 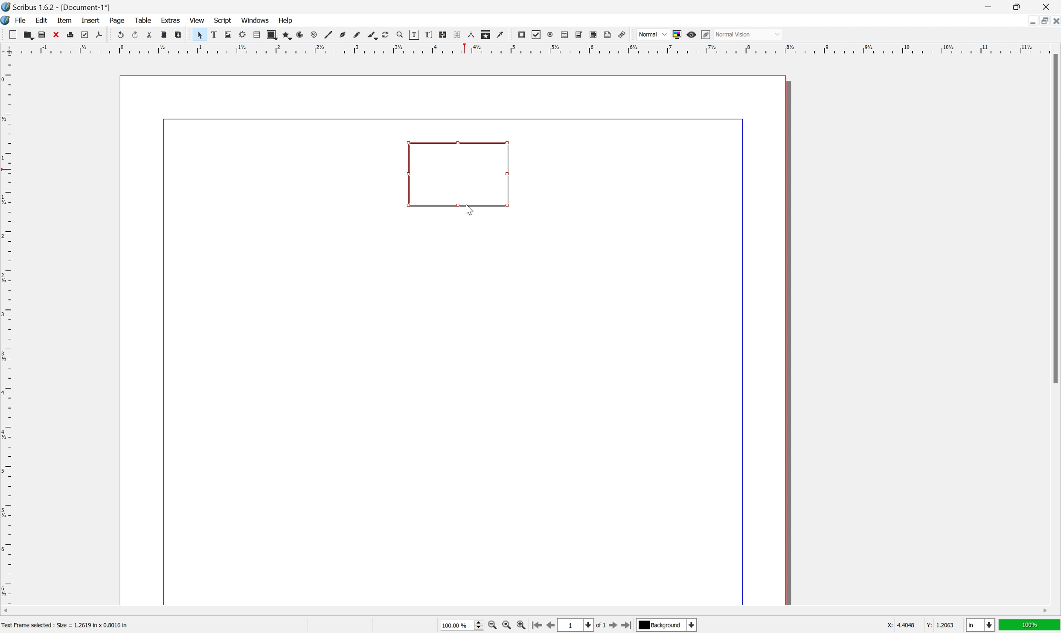 What do you see at coordinates (357, 35) in the screenshot?
I see `freehand line` at bounding box center [357, 35].